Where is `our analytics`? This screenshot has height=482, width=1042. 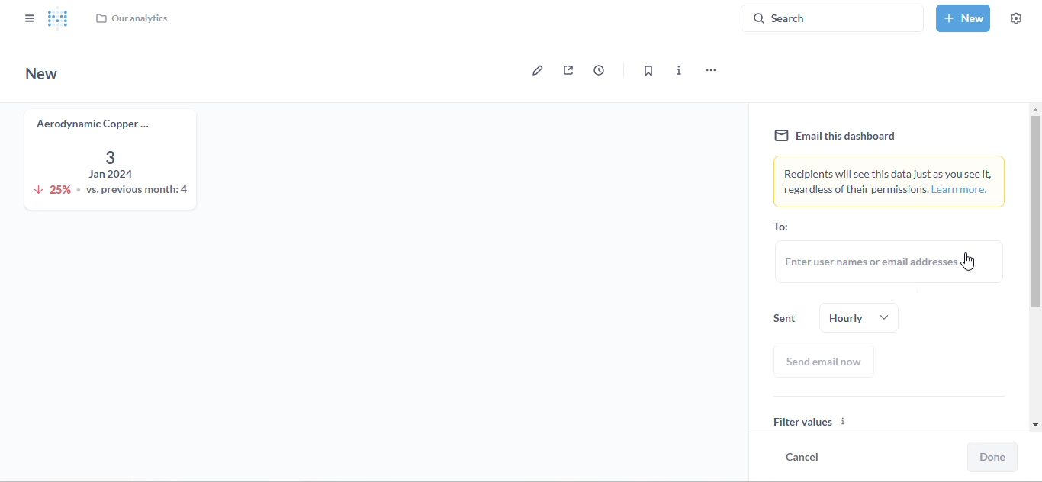
our analytics is located at coordinates (131, 18).